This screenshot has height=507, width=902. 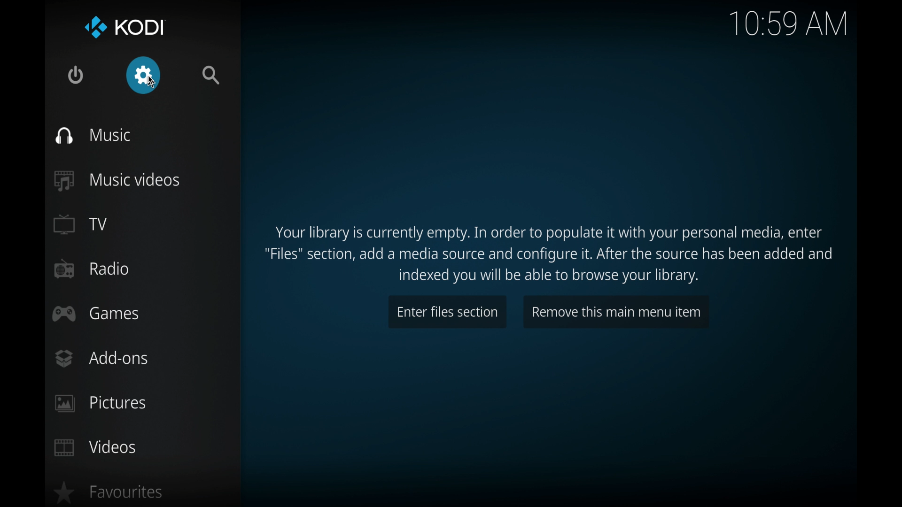 I want to click on instructions to populate media library, so click(x=547, y=255).